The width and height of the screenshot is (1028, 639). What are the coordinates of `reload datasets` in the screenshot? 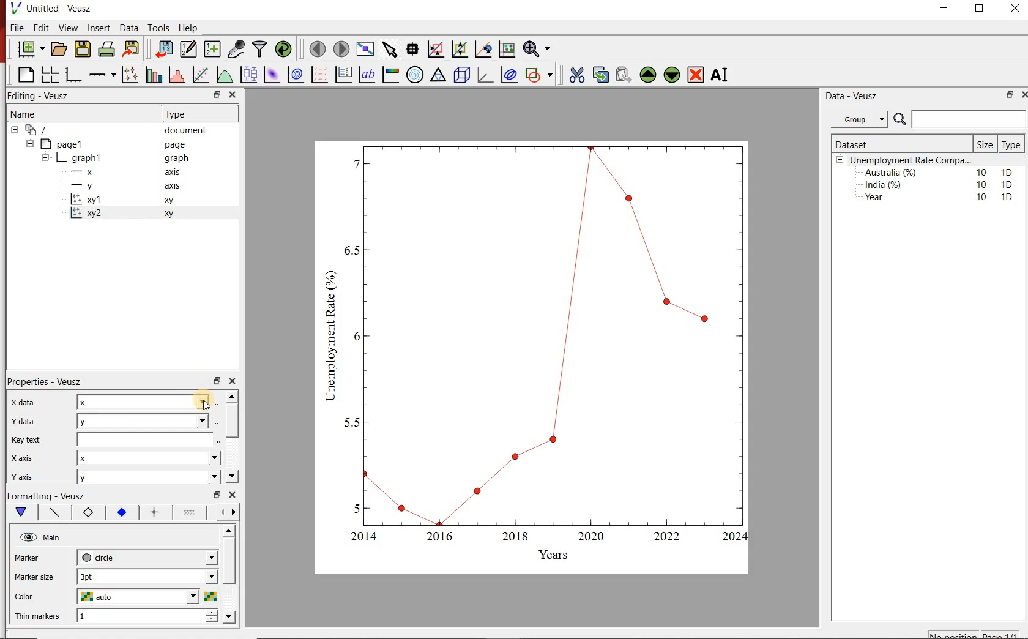 It's located at (284, 48).